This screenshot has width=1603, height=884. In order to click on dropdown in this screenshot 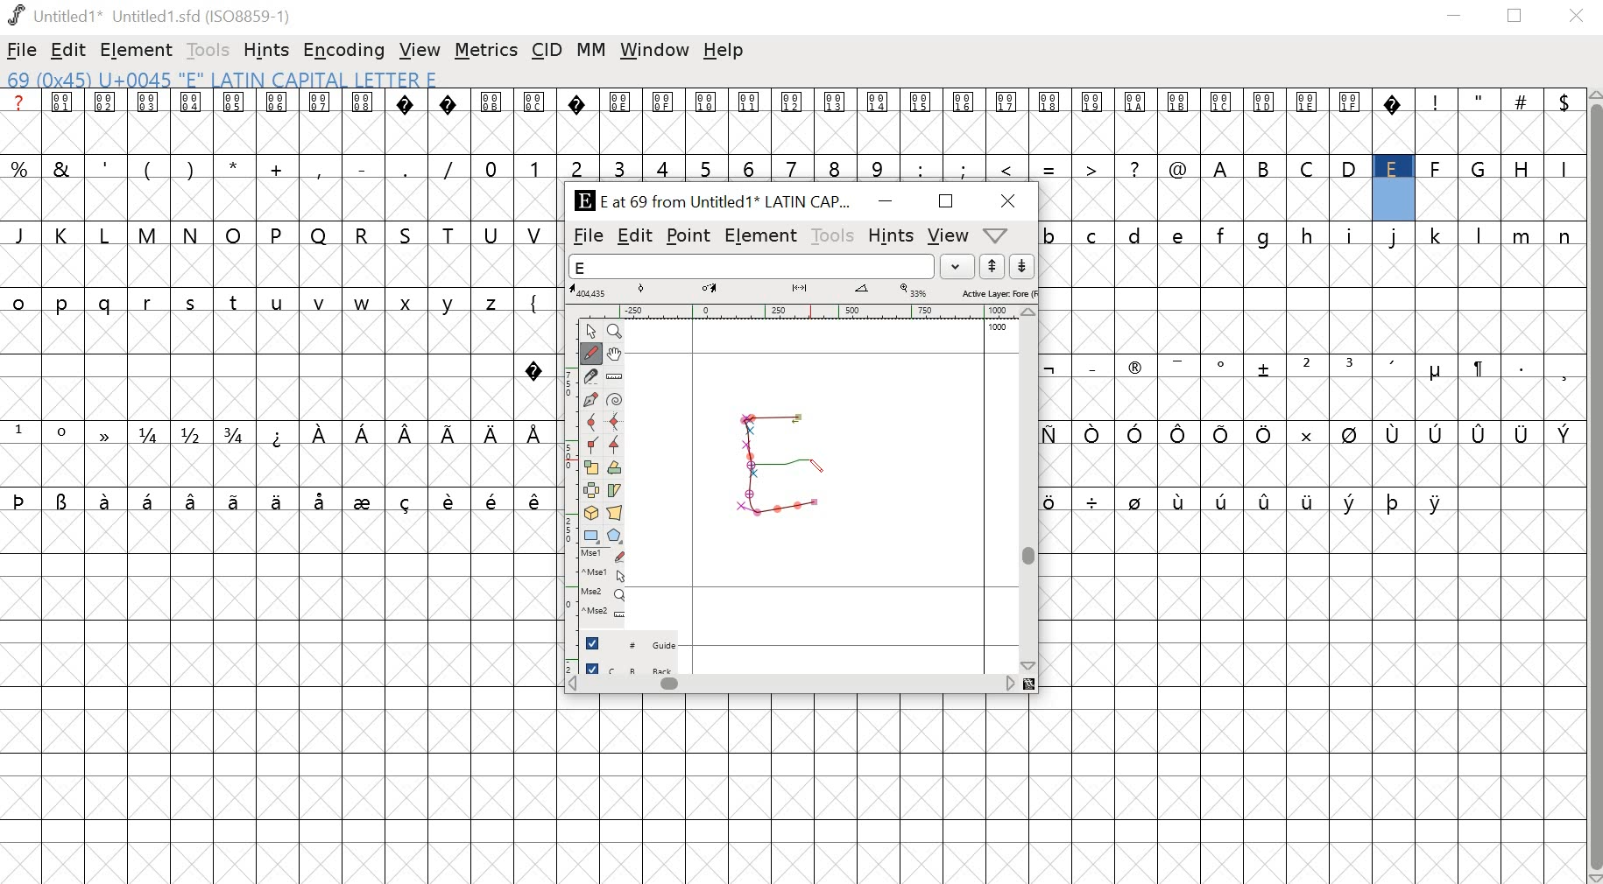, I will do `click(958, 266)`.